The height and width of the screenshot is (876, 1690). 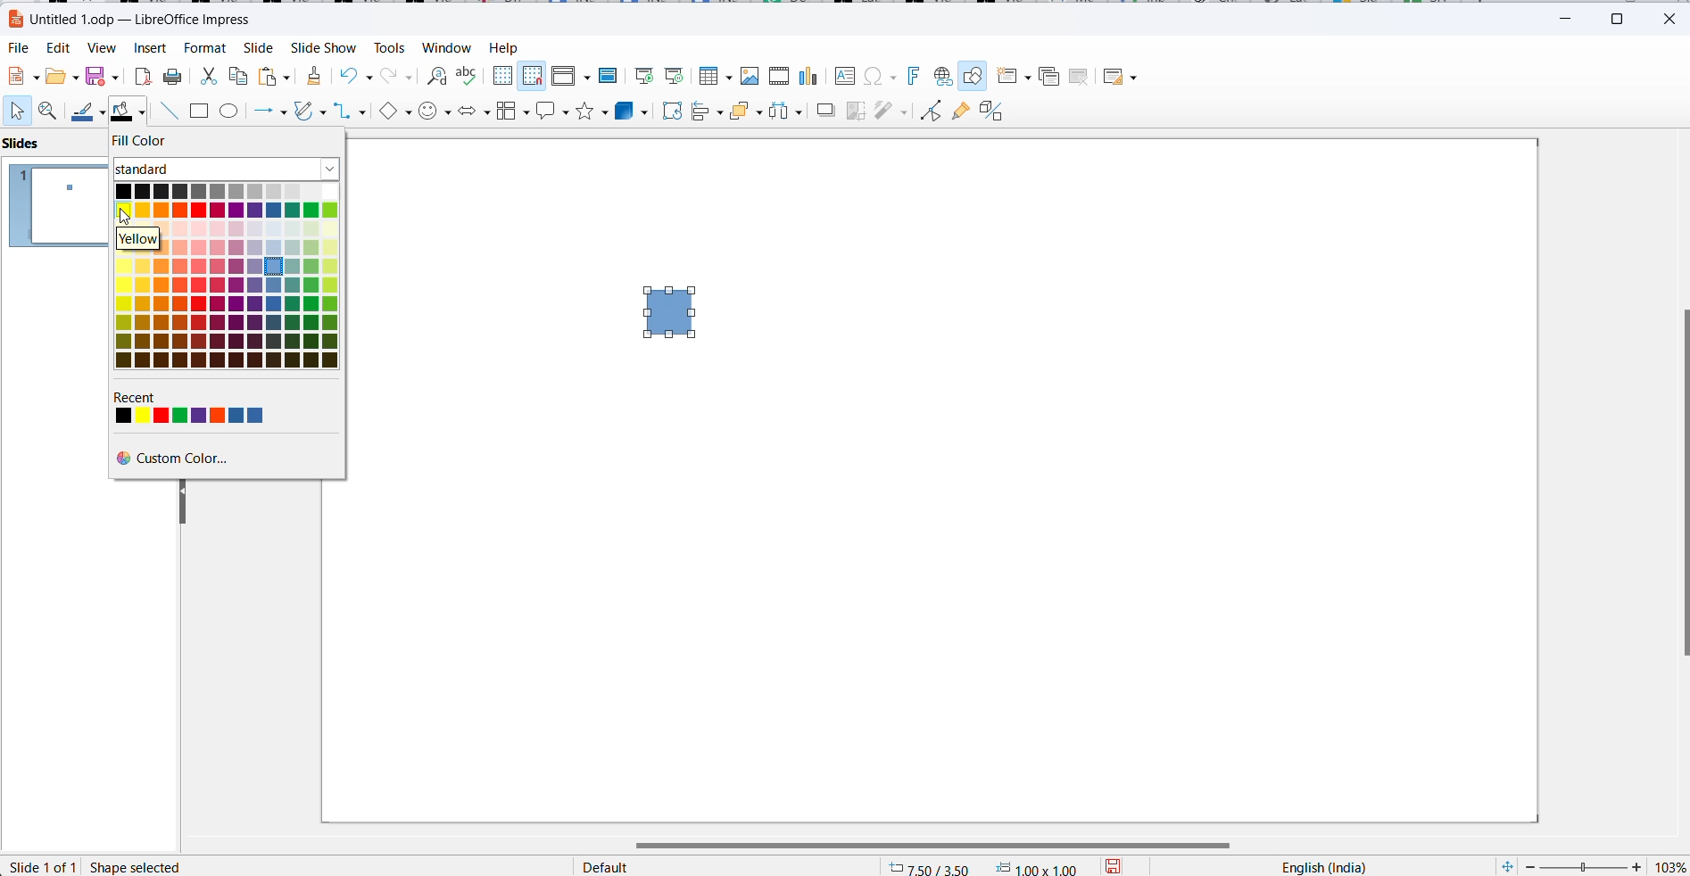 I want to click on cursor, so click(x=127, y=218).